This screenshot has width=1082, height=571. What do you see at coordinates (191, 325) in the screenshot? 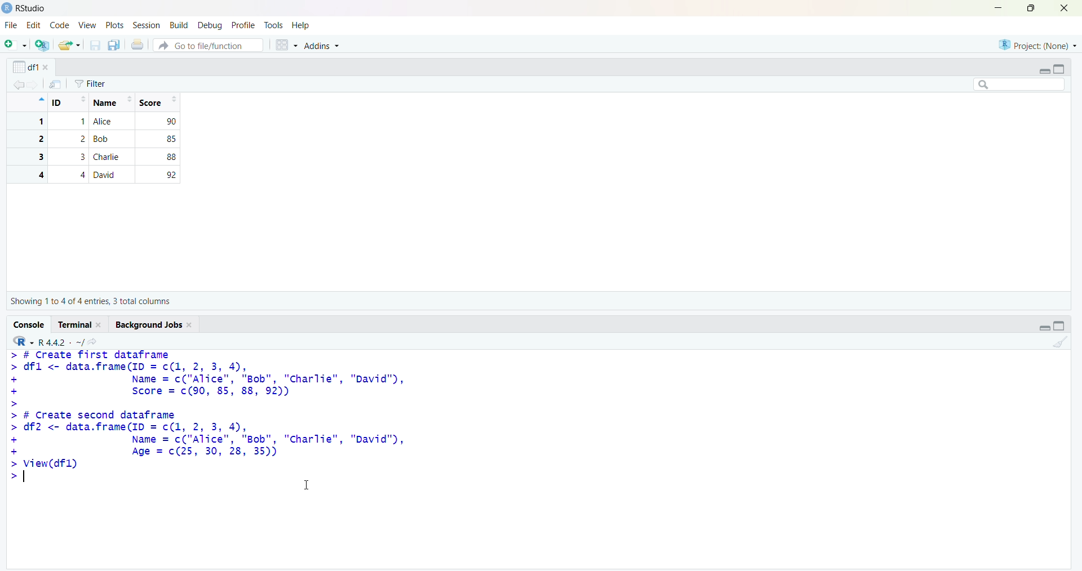
I see `close` at bounding box center [191, 325].